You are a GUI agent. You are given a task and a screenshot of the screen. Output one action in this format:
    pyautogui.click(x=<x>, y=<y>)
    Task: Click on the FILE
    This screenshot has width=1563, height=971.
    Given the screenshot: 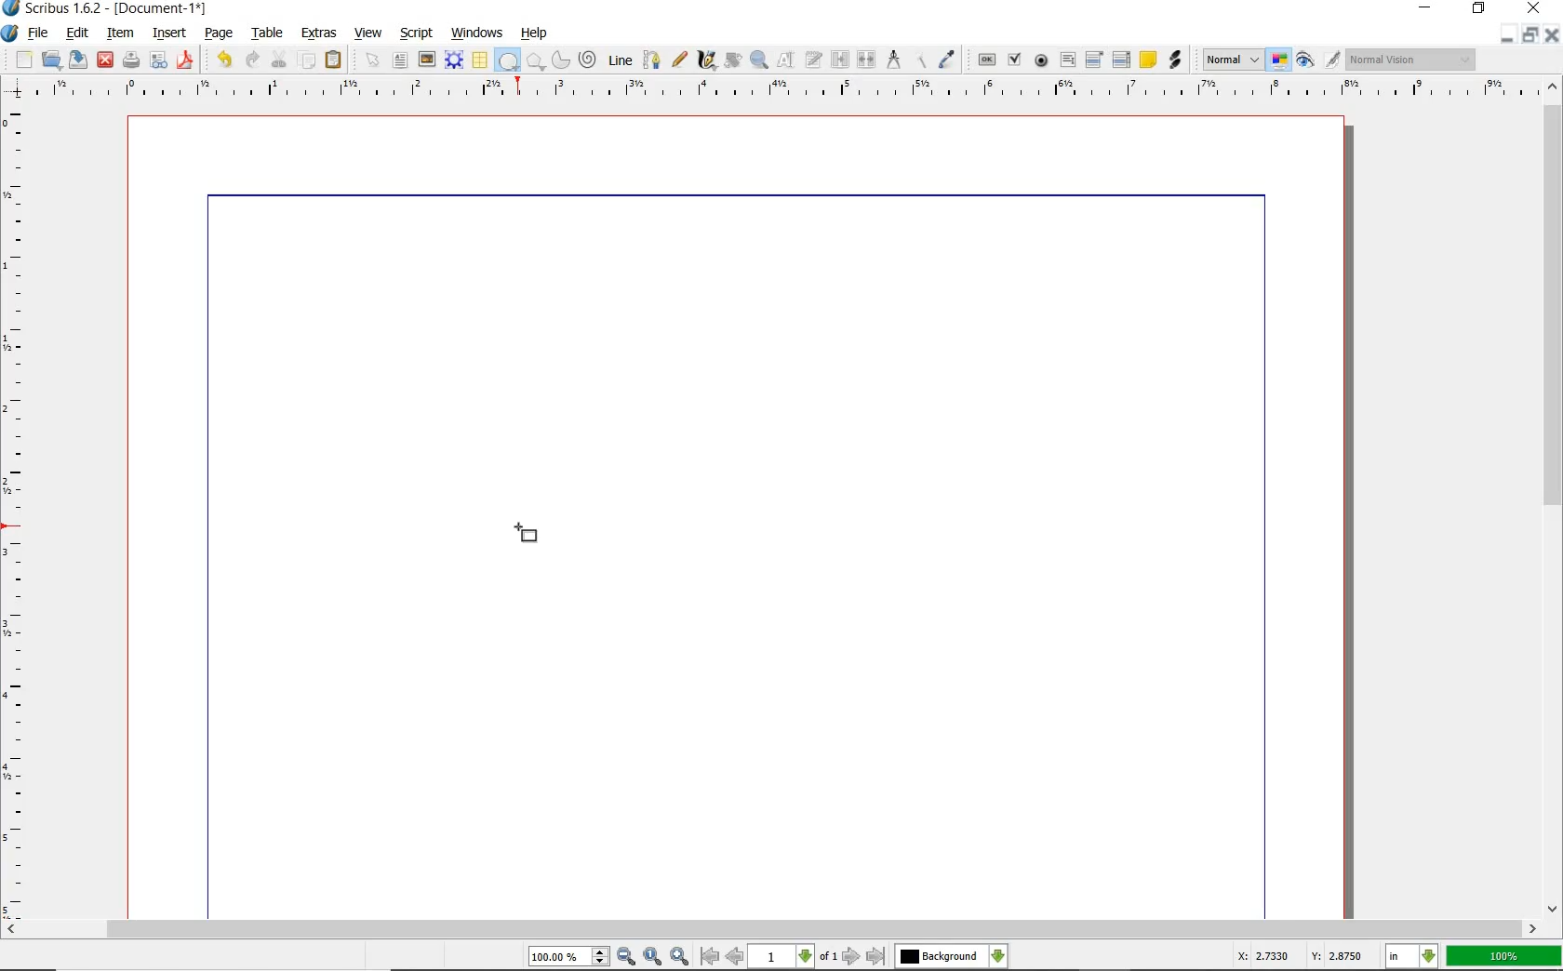 What is the action you would take?
    pyautogui.click(x=40, y=33)
    